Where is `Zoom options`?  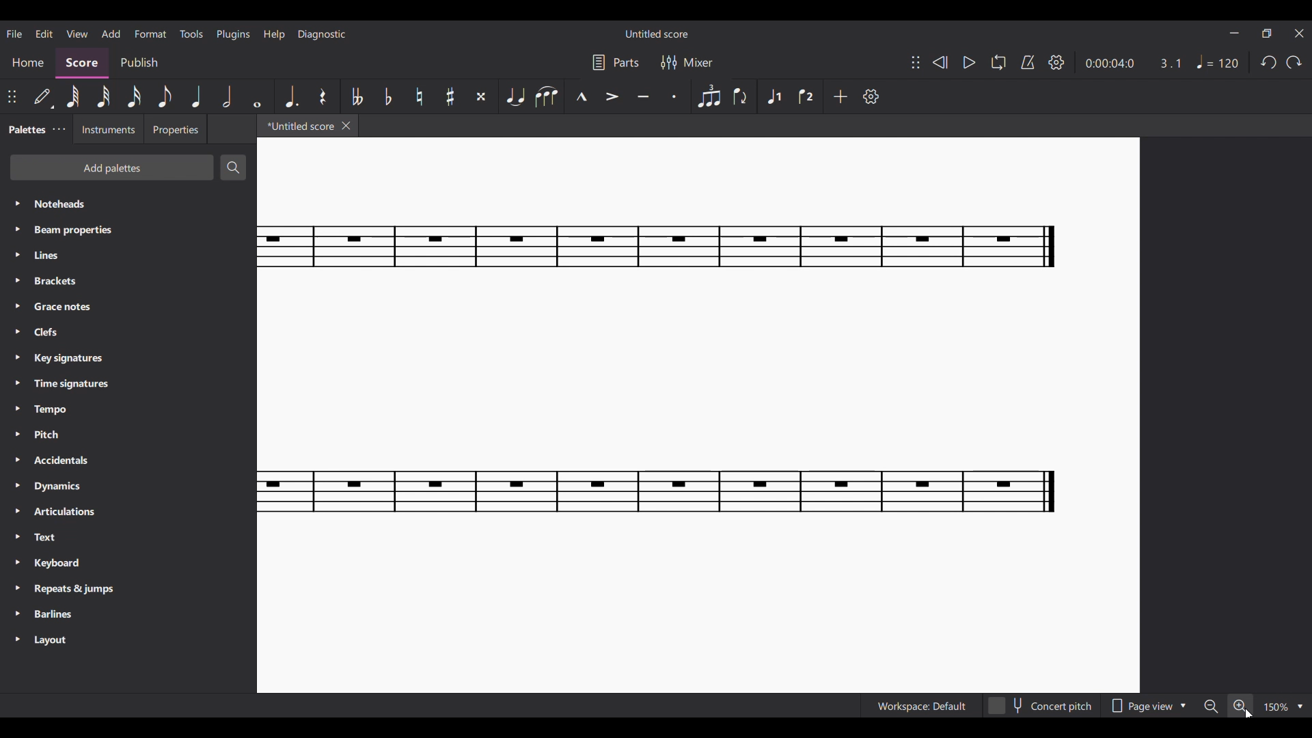 Zoom options is located at coordinates (1297, 707).